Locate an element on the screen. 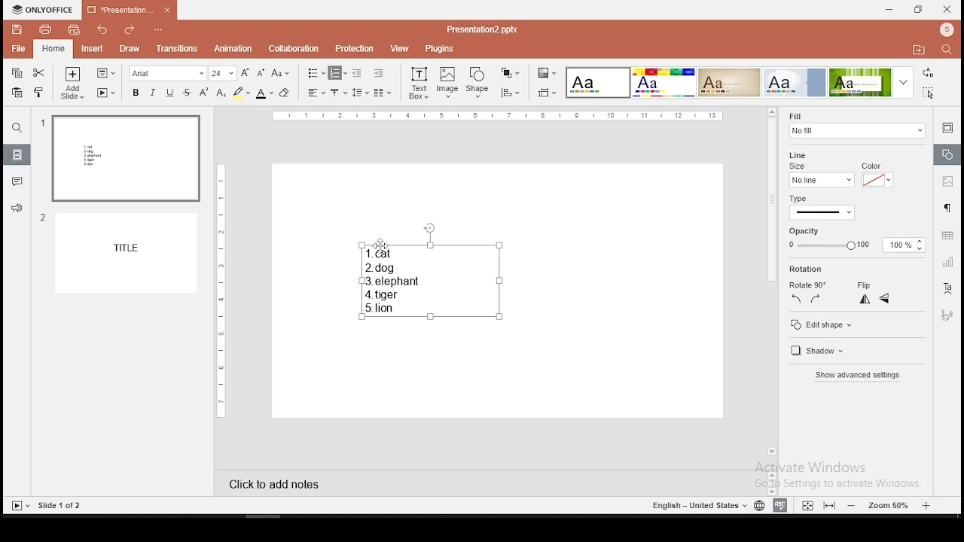 This screenshot has width=964, height=542. line type is located at coordinates (822, 212).